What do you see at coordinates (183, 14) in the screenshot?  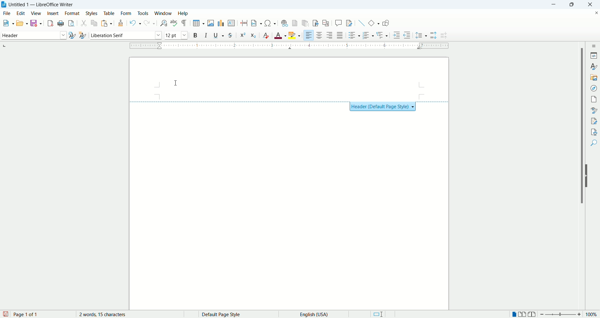 I see `help` at bounding box center [183, 14].